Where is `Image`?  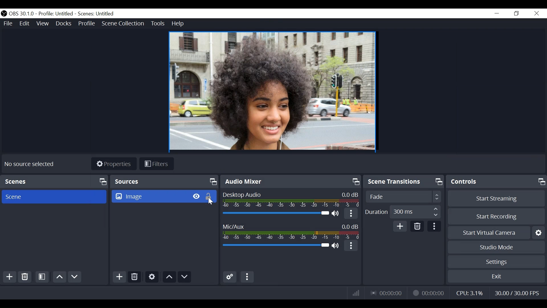 Image is located at coordinates (150, 197).